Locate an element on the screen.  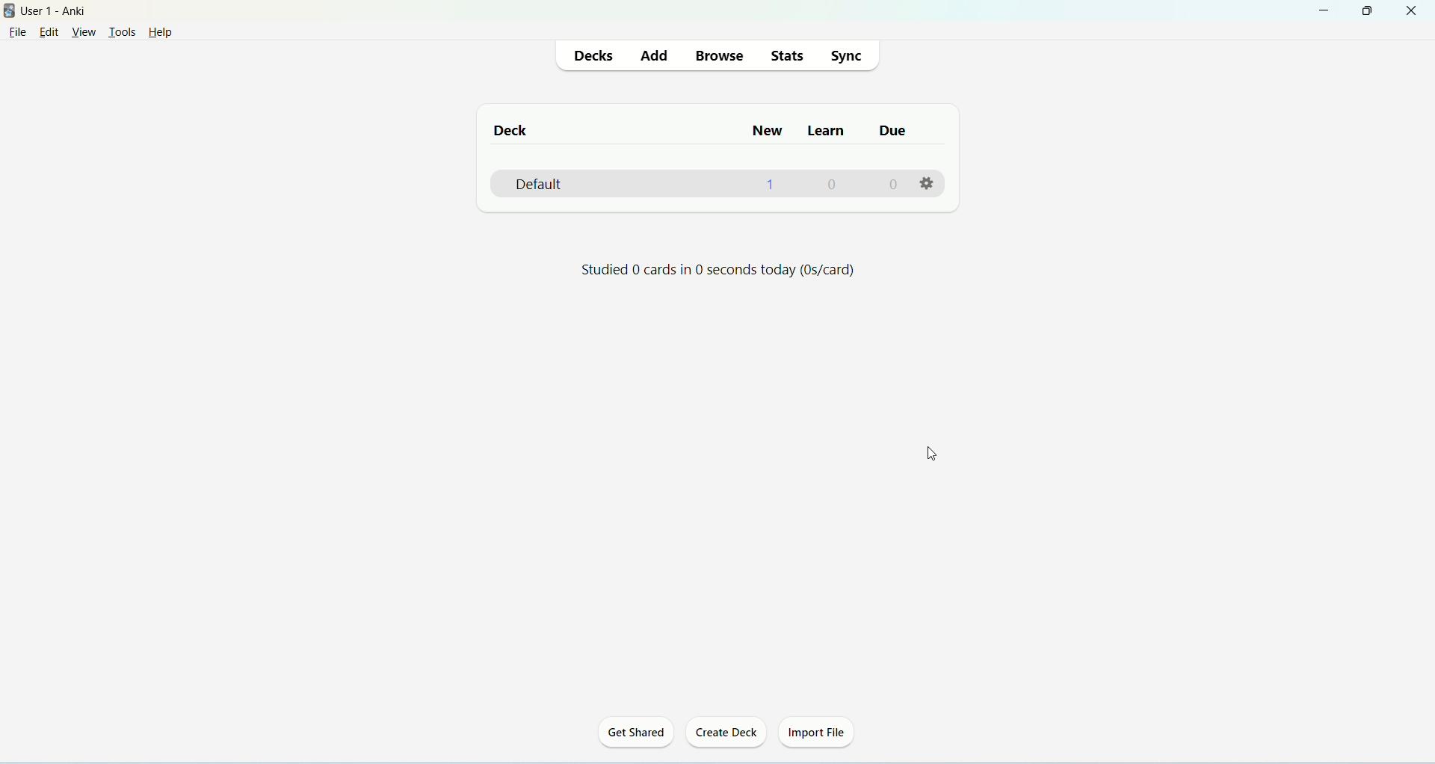
close is located at coordinates (1413, 10).